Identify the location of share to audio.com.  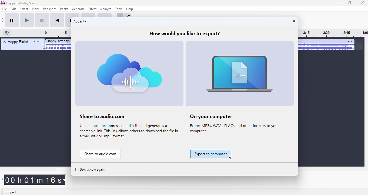
(101, 154).